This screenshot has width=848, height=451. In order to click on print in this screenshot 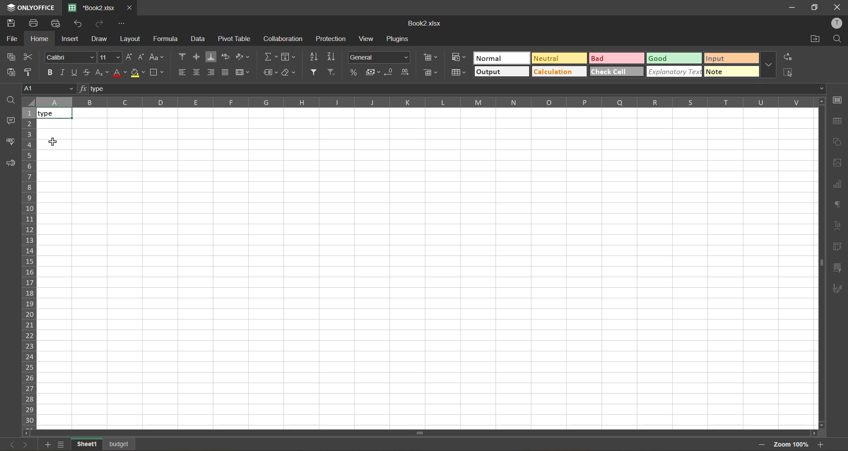, I will do `click(35, 24)`.